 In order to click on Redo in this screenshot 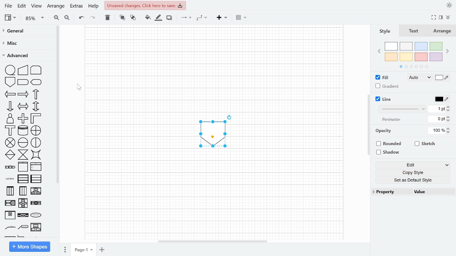, I will do `click(92, 18)`.